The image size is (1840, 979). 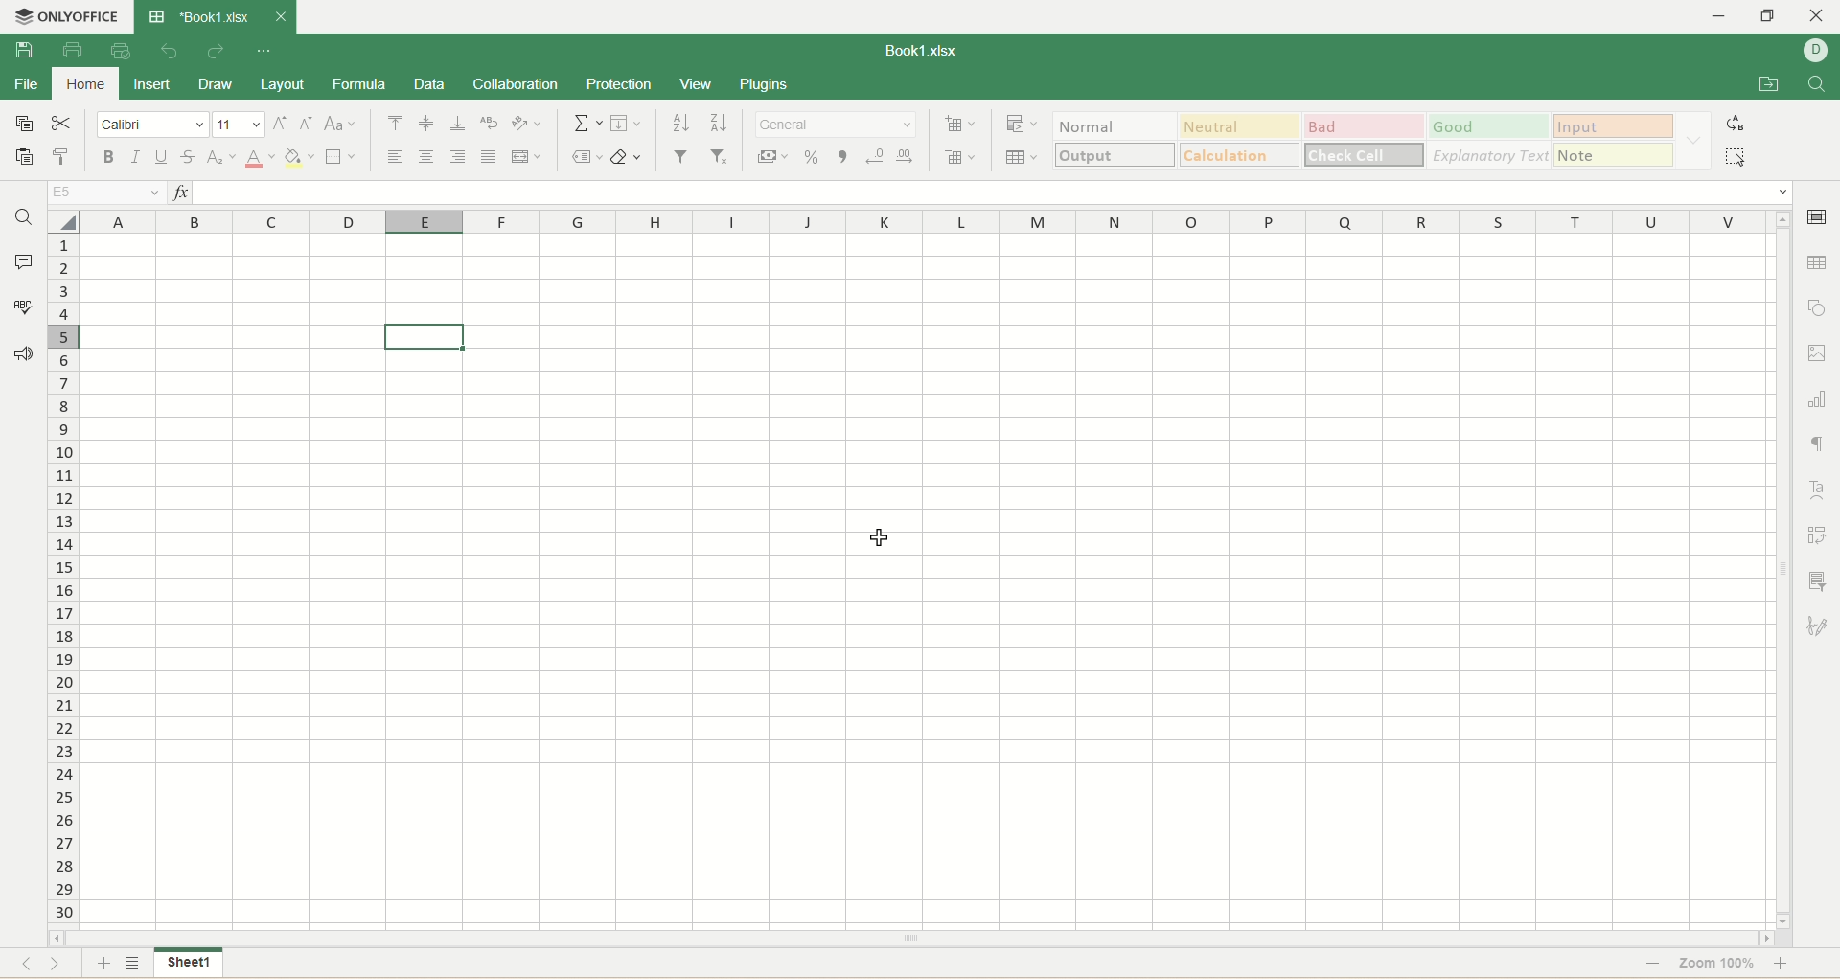 I want to click on object settings, so click(x=1819, y=308).